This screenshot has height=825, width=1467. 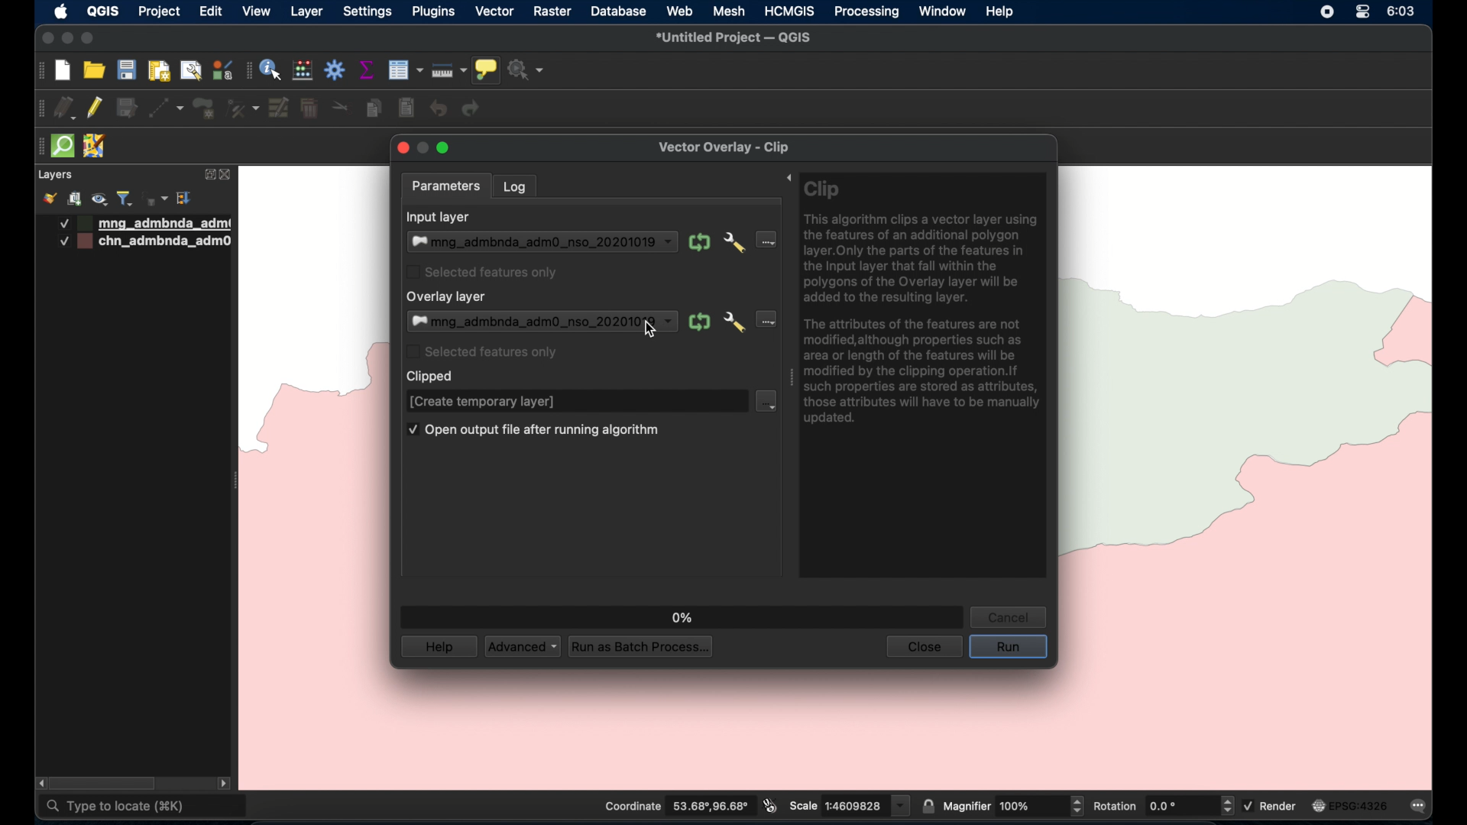 I want to click on maximize, so click(x=87, y=39).